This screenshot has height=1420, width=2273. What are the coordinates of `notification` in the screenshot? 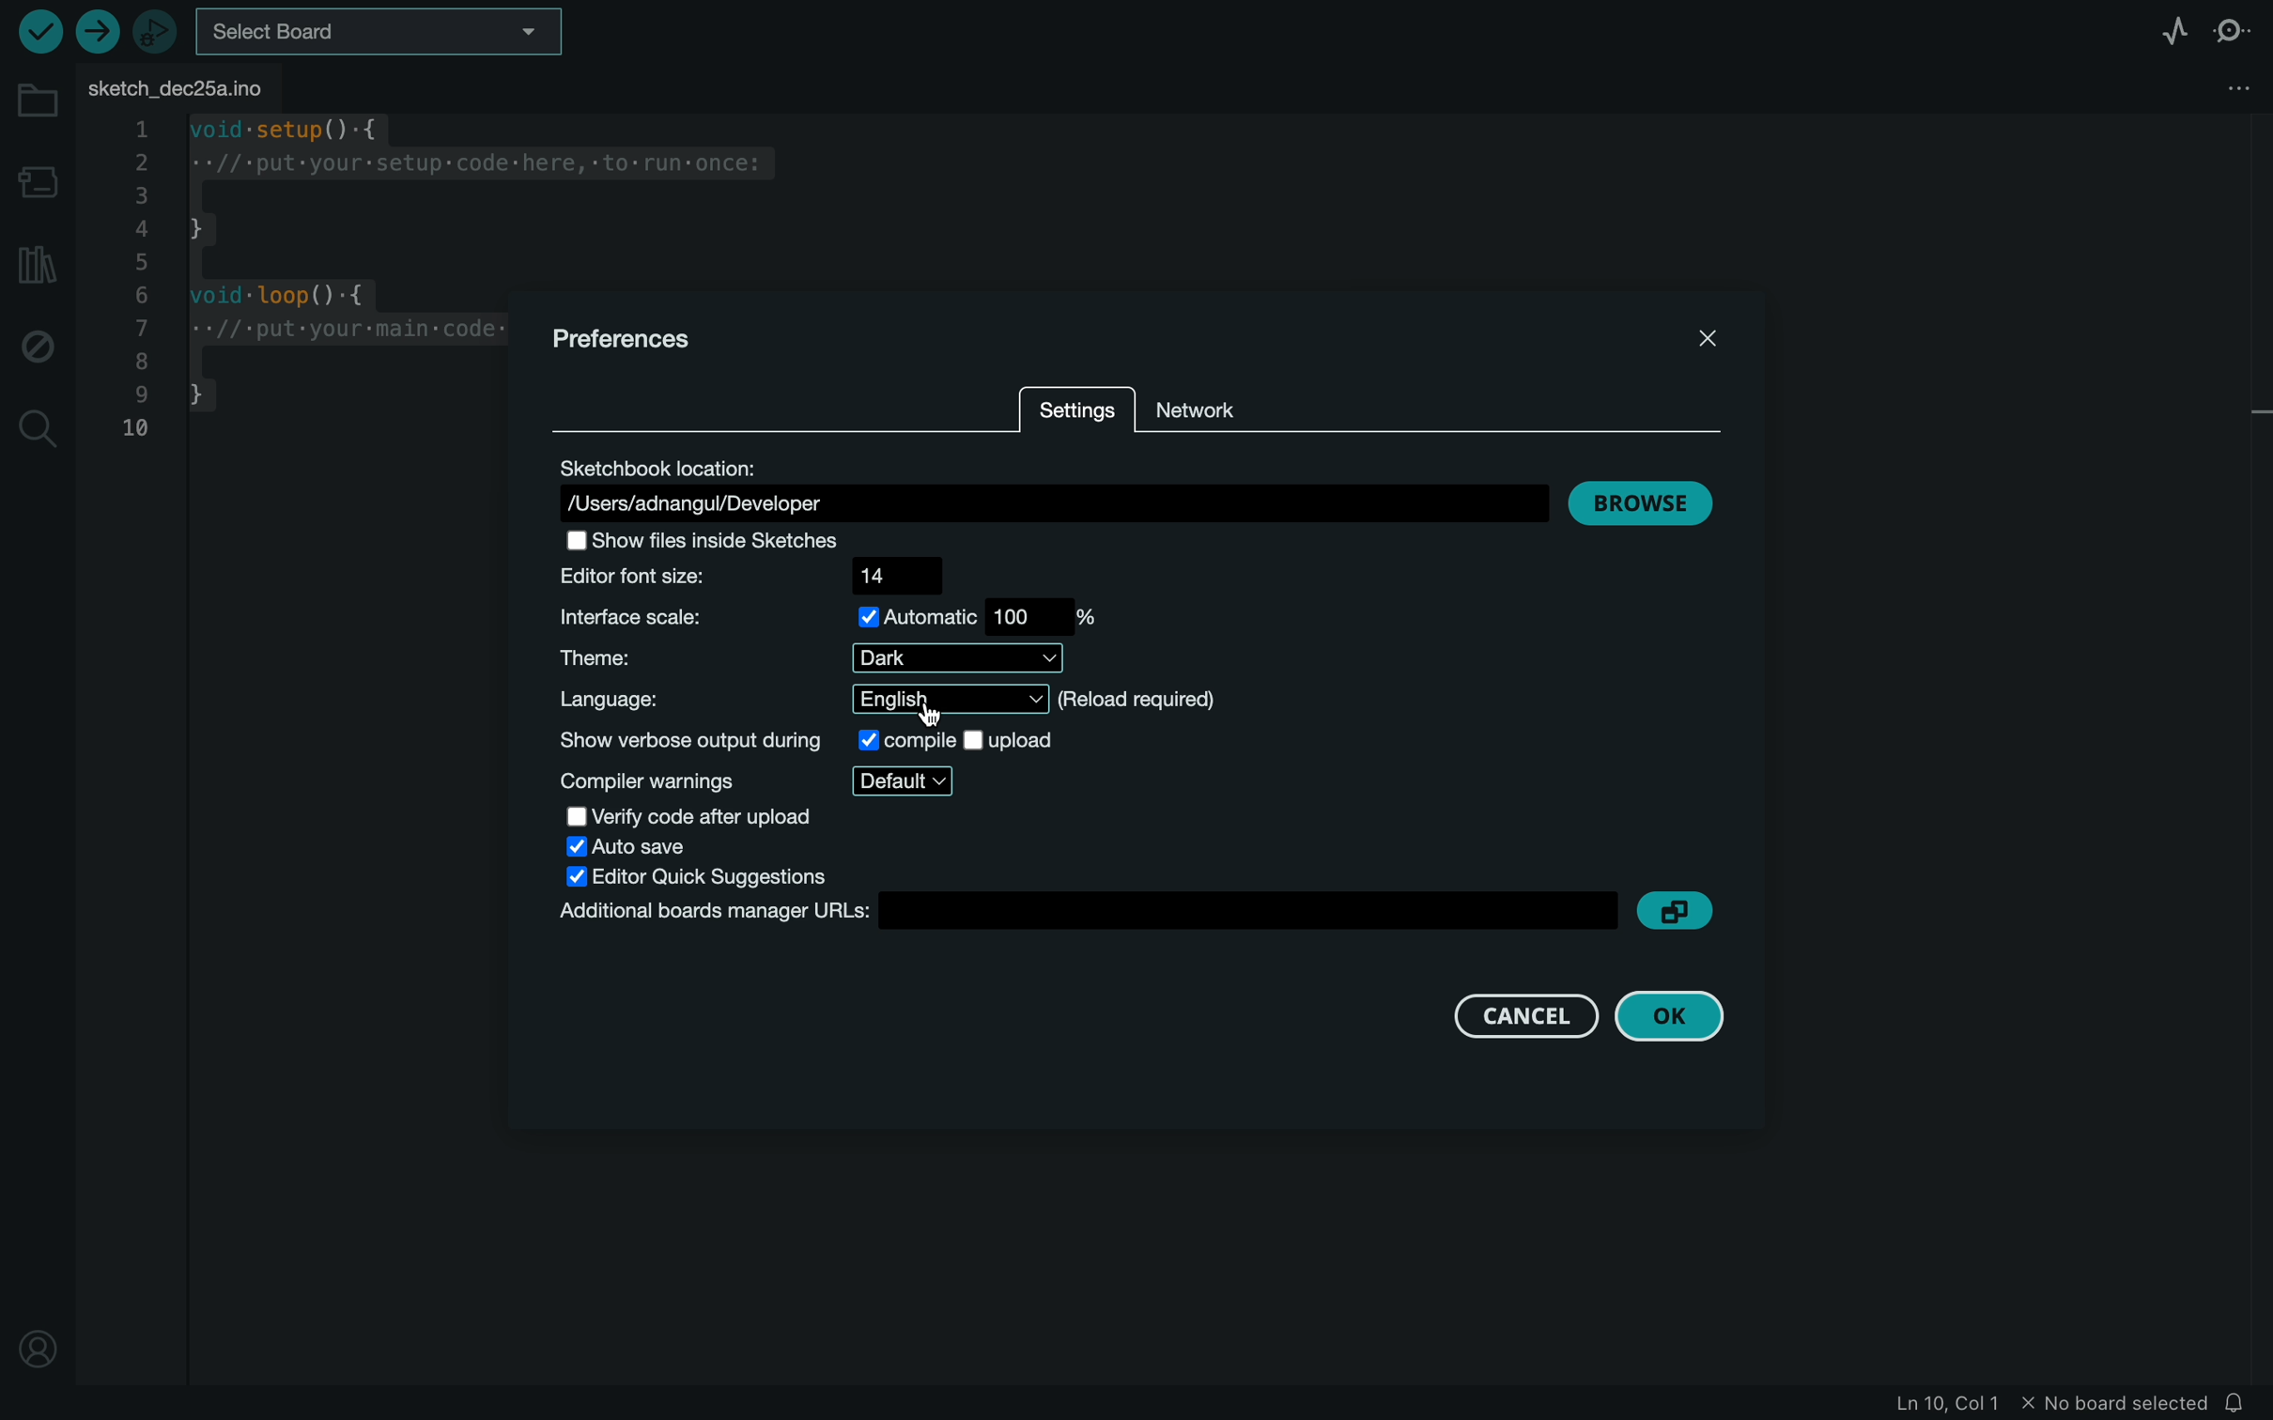 It's located at (2239, 1404).